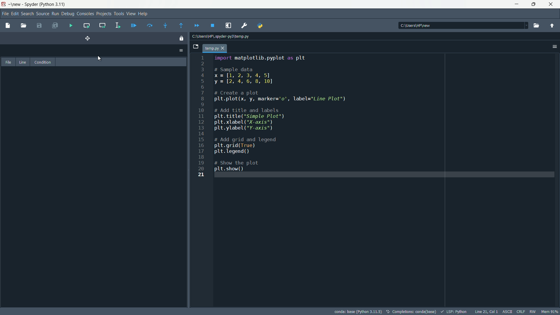 This screenshot has height=315, width=560. What do you see at coordinates (424, 25) in the screenshot?
I see `| C:\Users\HP\new` at bounding box center [424, 25].